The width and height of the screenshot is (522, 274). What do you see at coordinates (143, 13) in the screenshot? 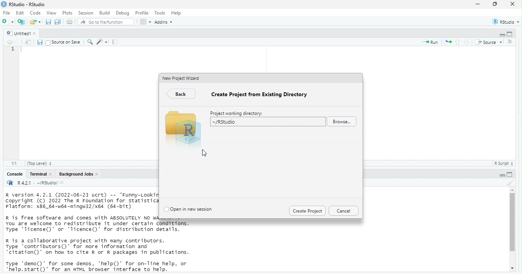
I see `profile` at bounding box center [143, 13].